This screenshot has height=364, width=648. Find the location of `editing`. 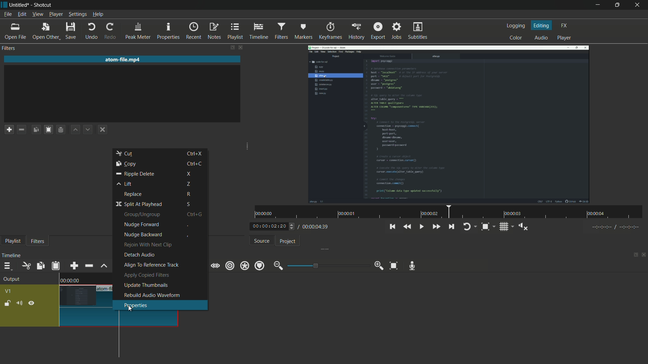

editing is located at coordinates (542, 26).